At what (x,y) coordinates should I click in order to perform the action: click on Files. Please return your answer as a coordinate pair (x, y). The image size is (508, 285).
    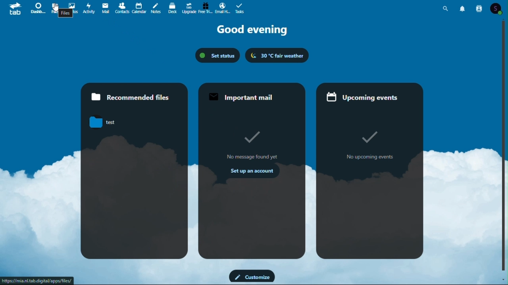
    Looking at the image, I should click on (55, 8).